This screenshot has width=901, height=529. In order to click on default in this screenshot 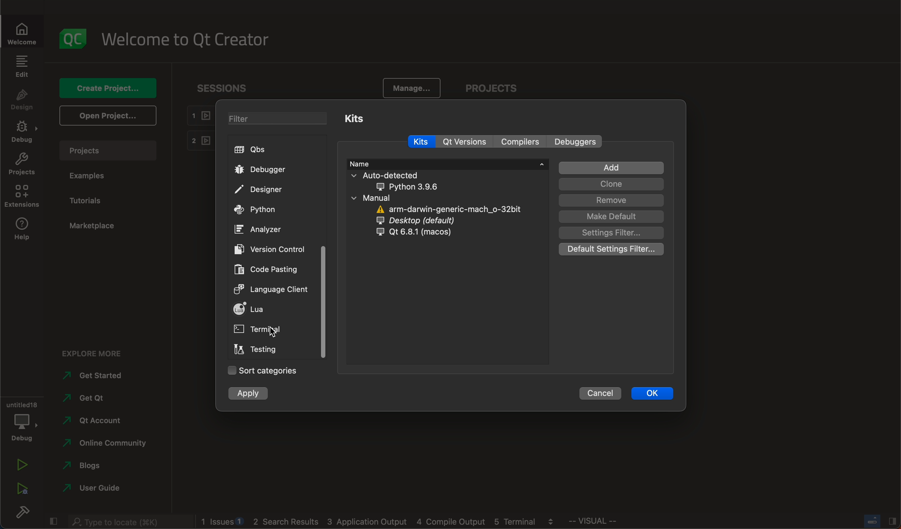, I will do `click(611, 248)`.